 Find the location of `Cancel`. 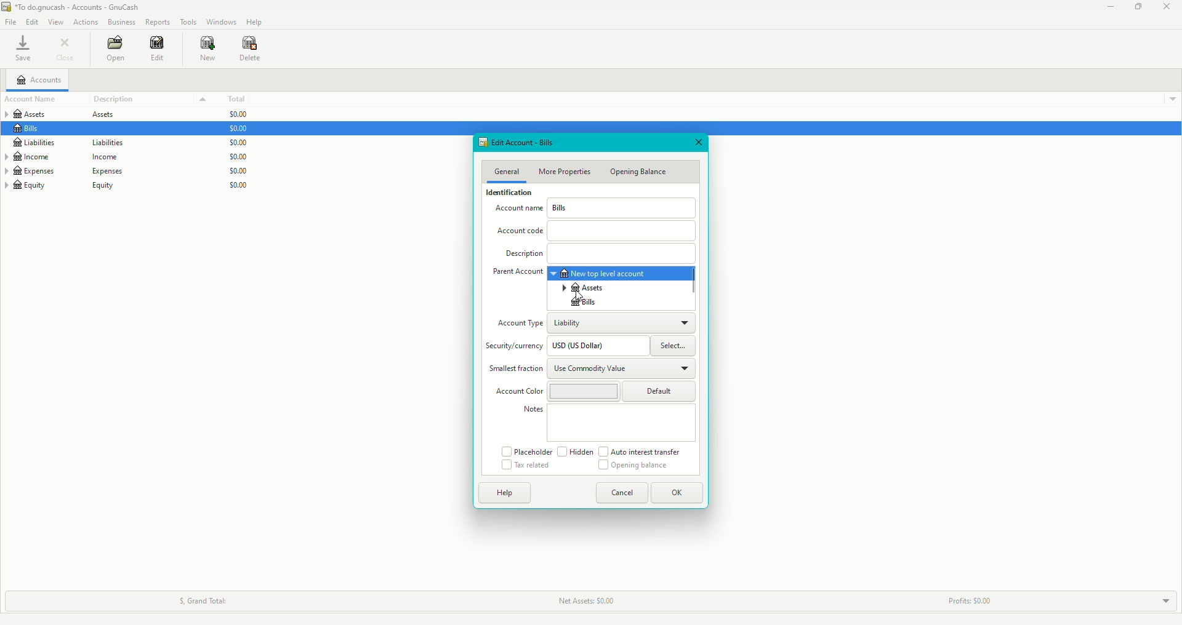

Cancel is located at coordinates (619, 493).